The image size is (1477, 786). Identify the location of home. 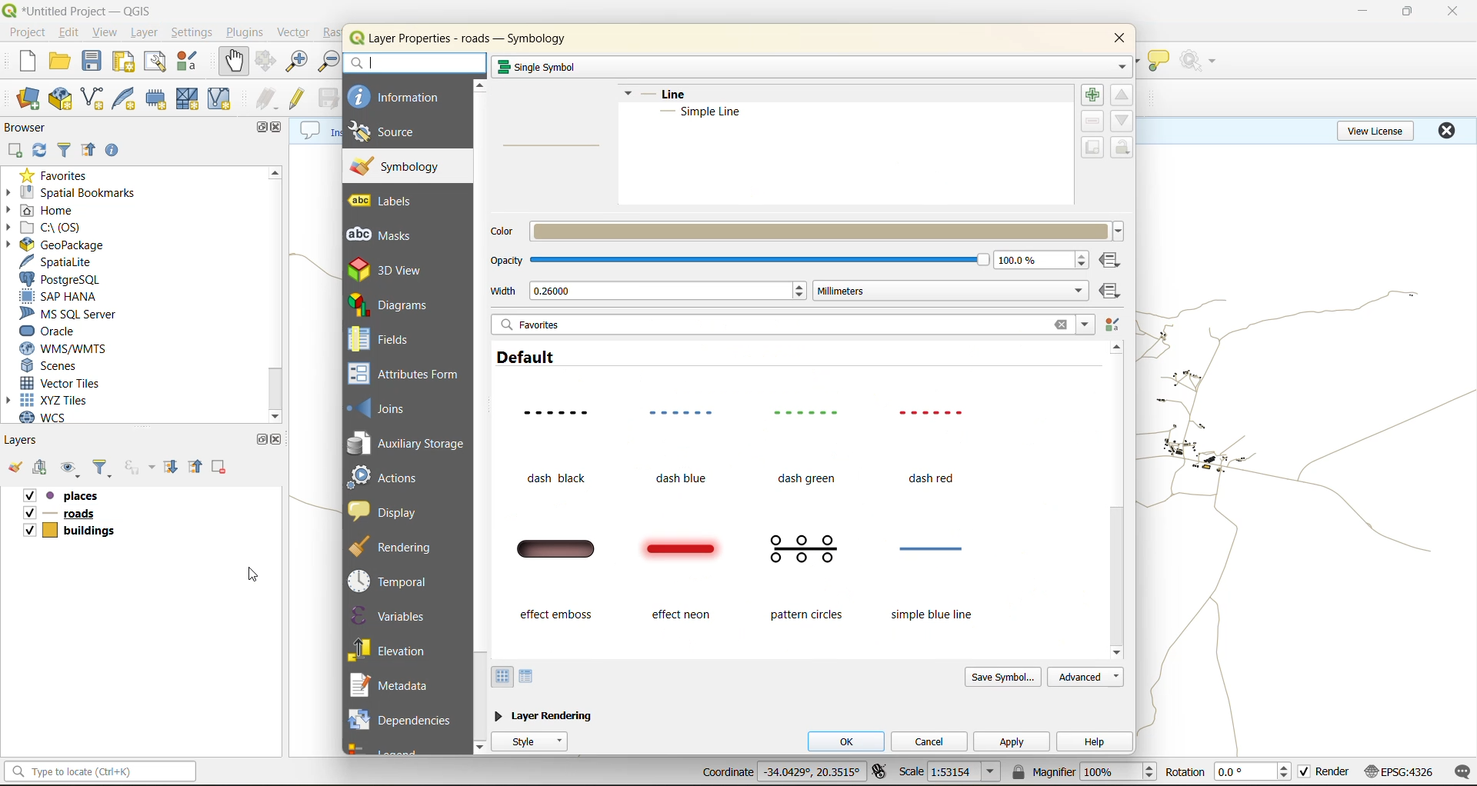
(48, 211).